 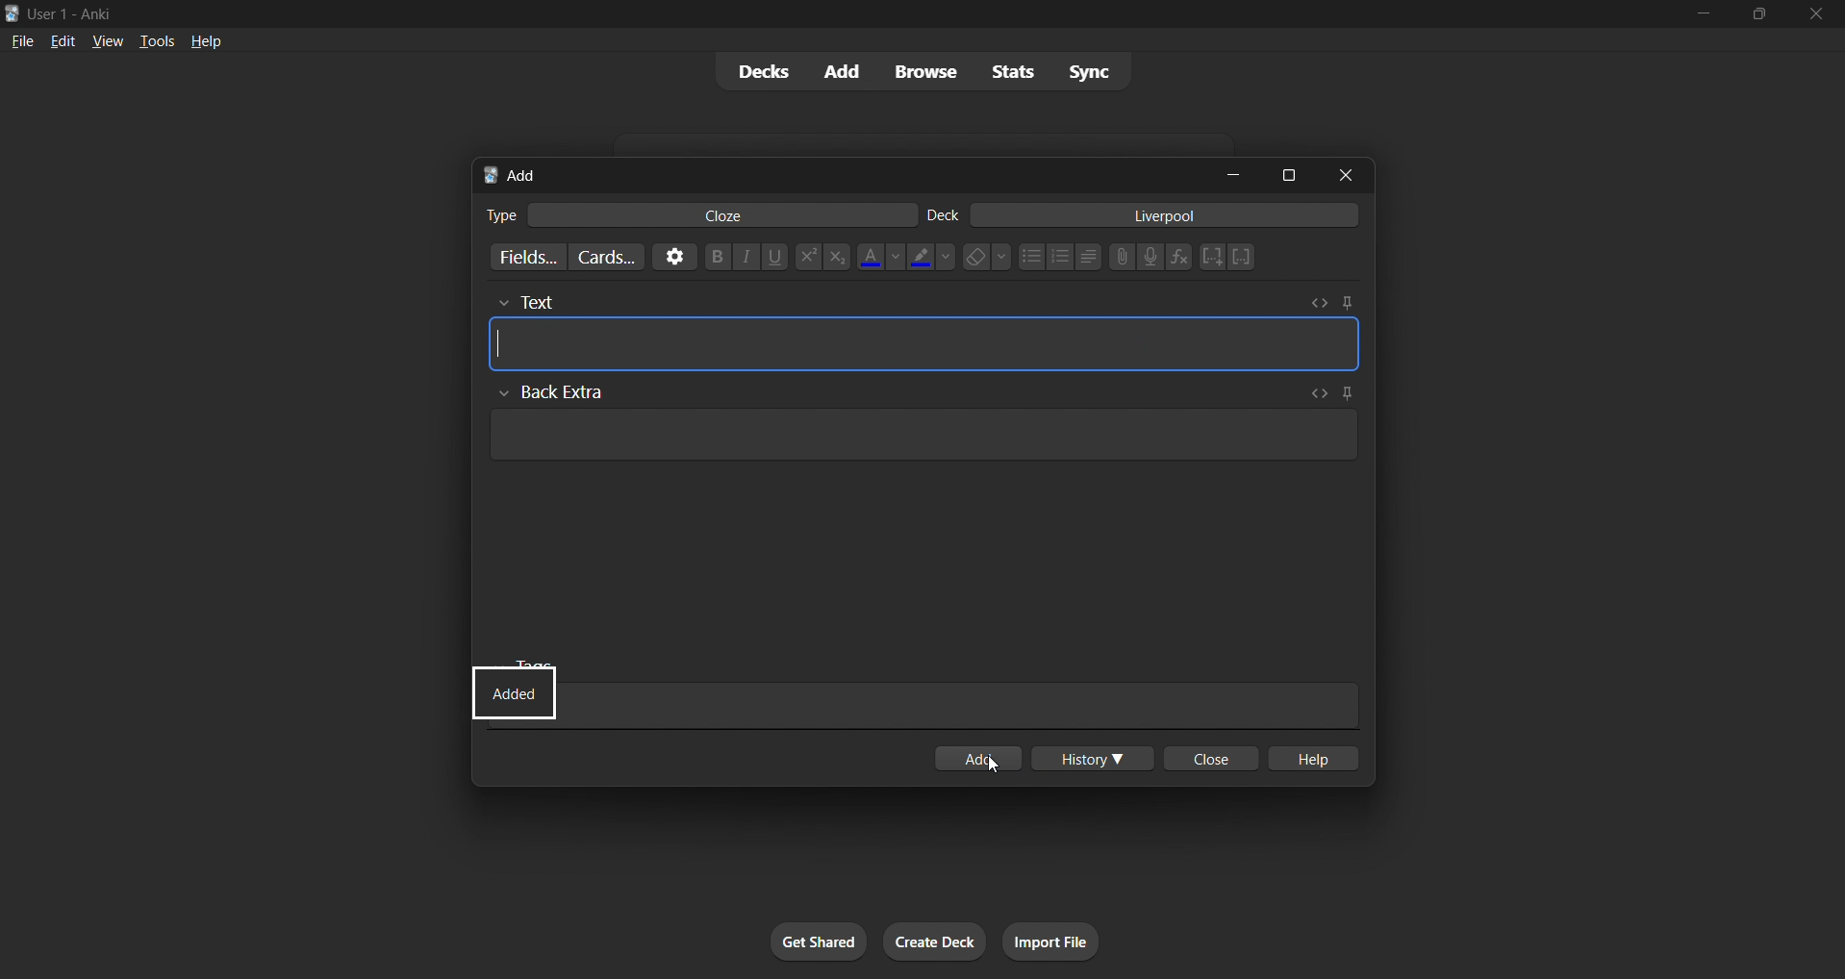 I want to click on close, so click(x=1818, y=15).